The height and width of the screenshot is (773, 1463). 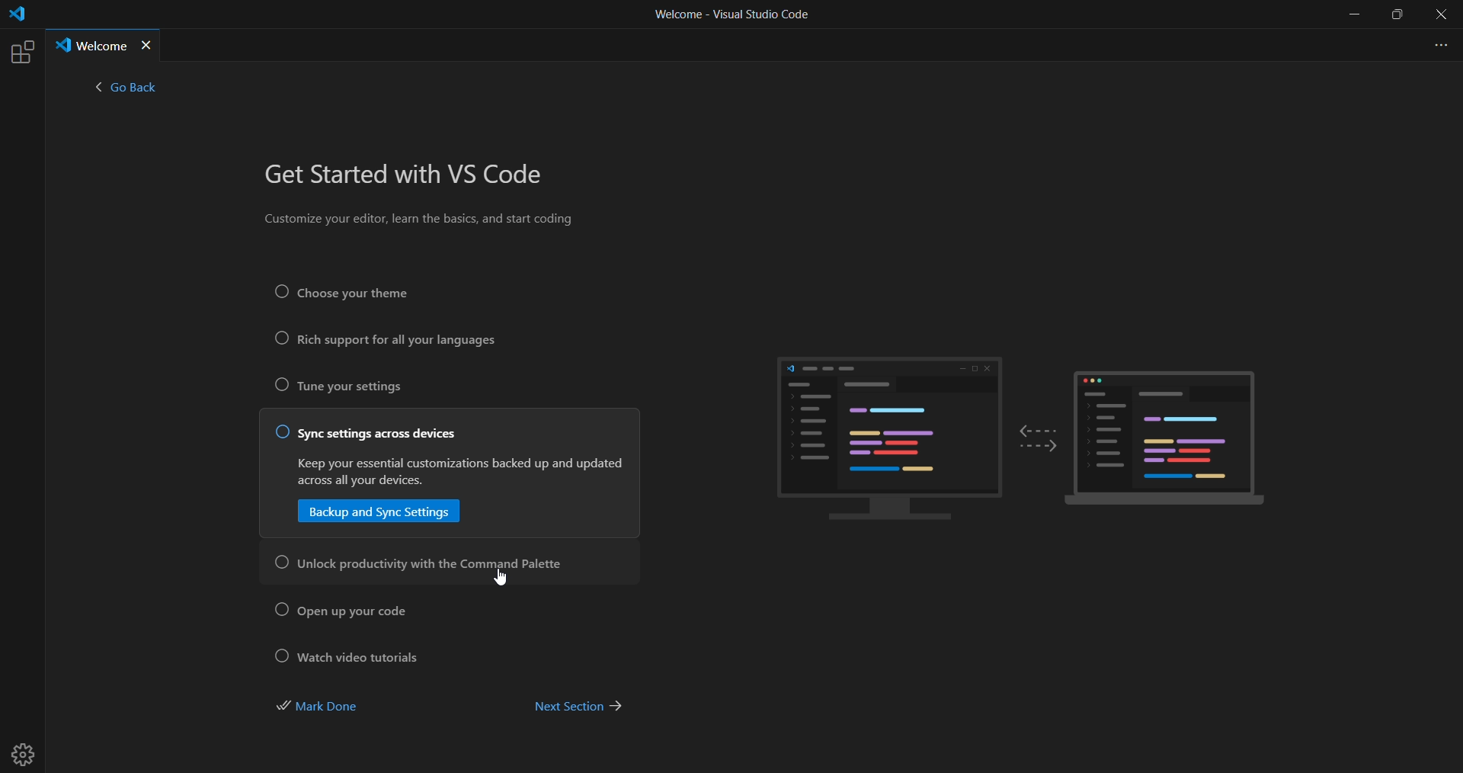 I want to click on sample display PC, so click(x=872, y=445).